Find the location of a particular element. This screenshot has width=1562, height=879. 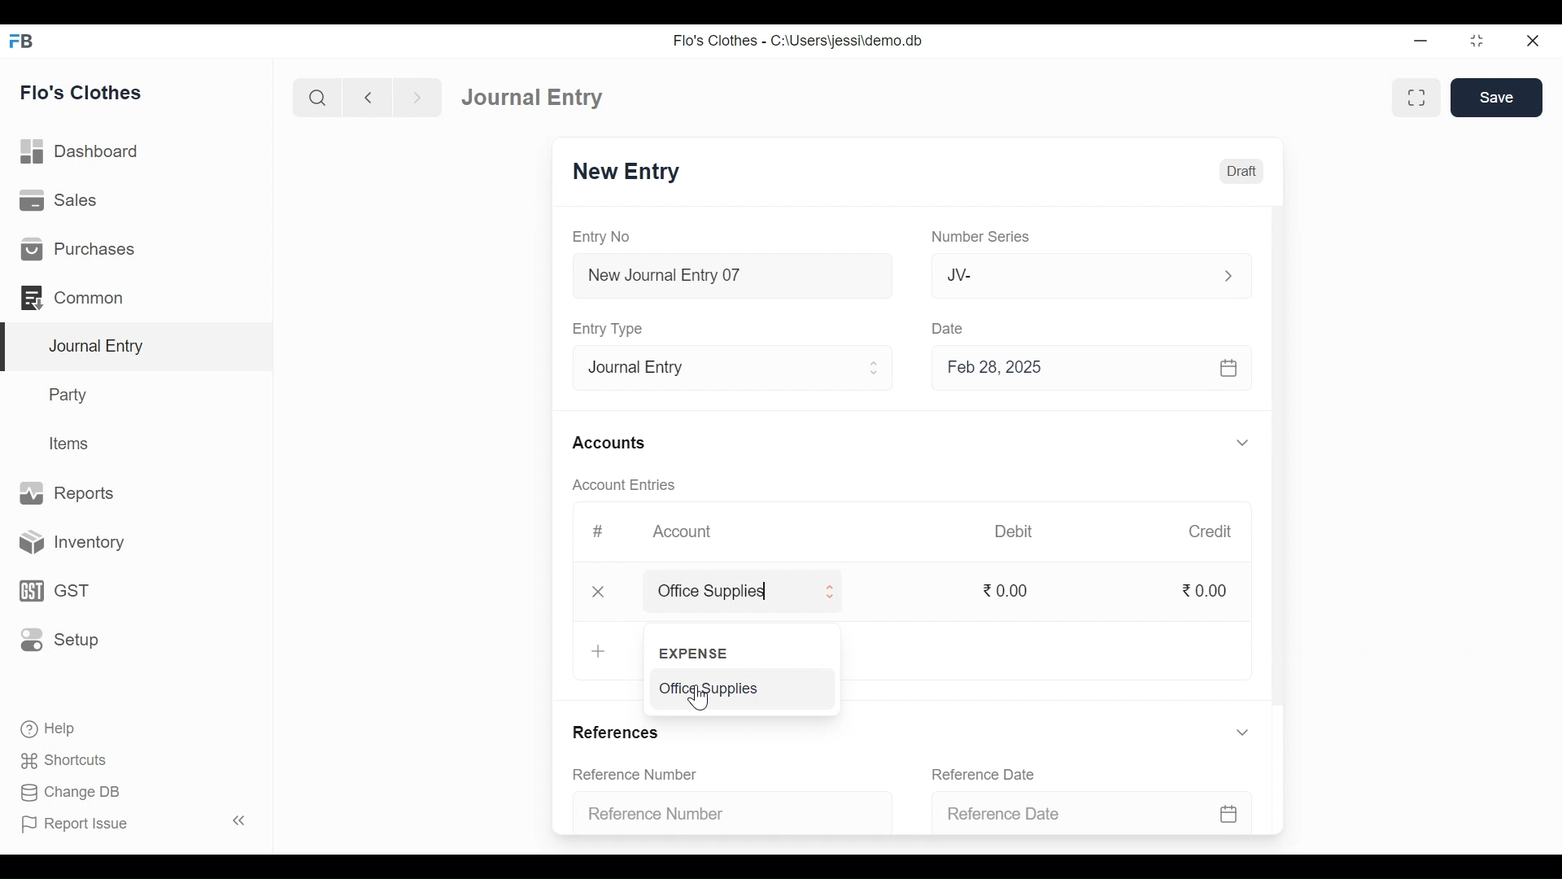

minimize is located at coordinates (1420, 42).